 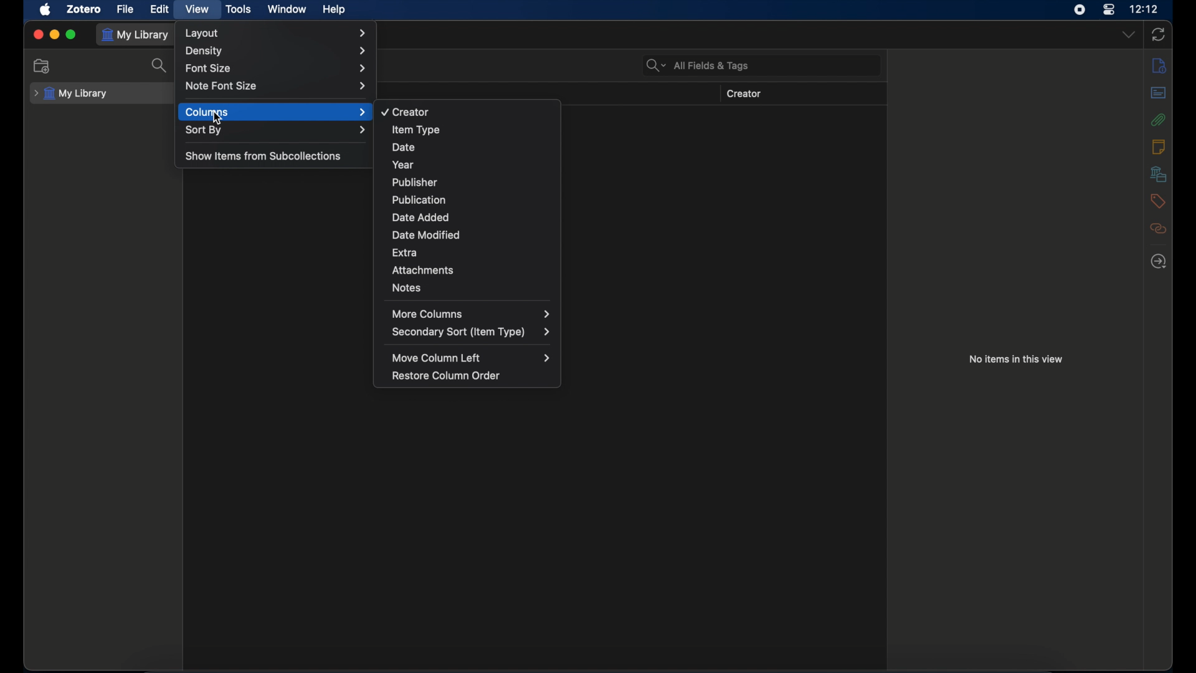 What do you see at coordinates (275, 69) in the screenshot?
I see `font size` at bounding box center [275, 69].